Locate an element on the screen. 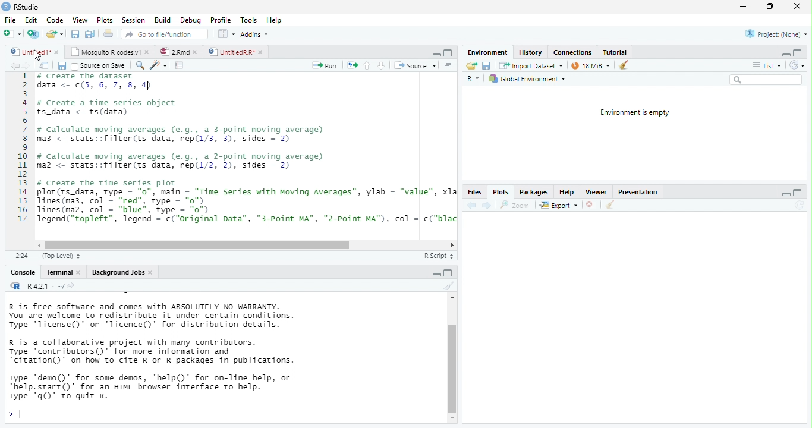  Plots is located at coordinates (499, 193).